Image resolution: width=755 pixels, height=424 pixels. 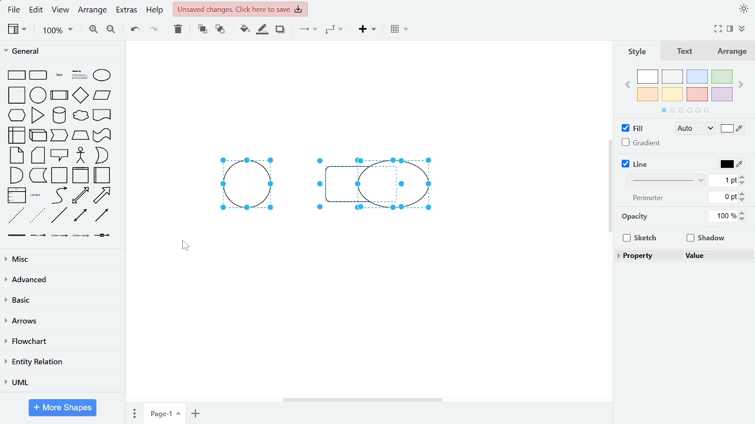 What do you see at coordinates (110, 31) in the screenshot?
I see `zoom out` at bounding box center [110, 31].